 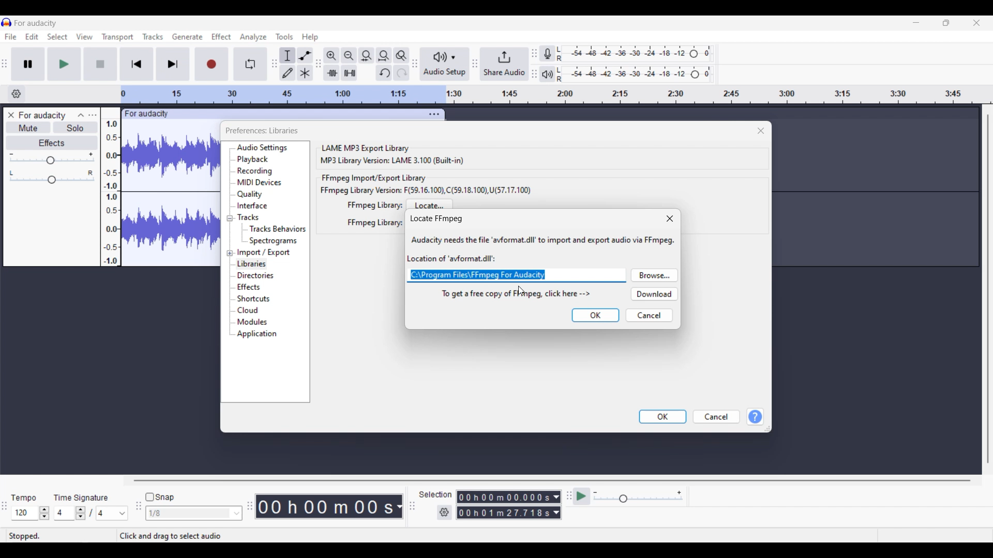 I want to click on Scale to measure length of track, so click(x=555, y=95).